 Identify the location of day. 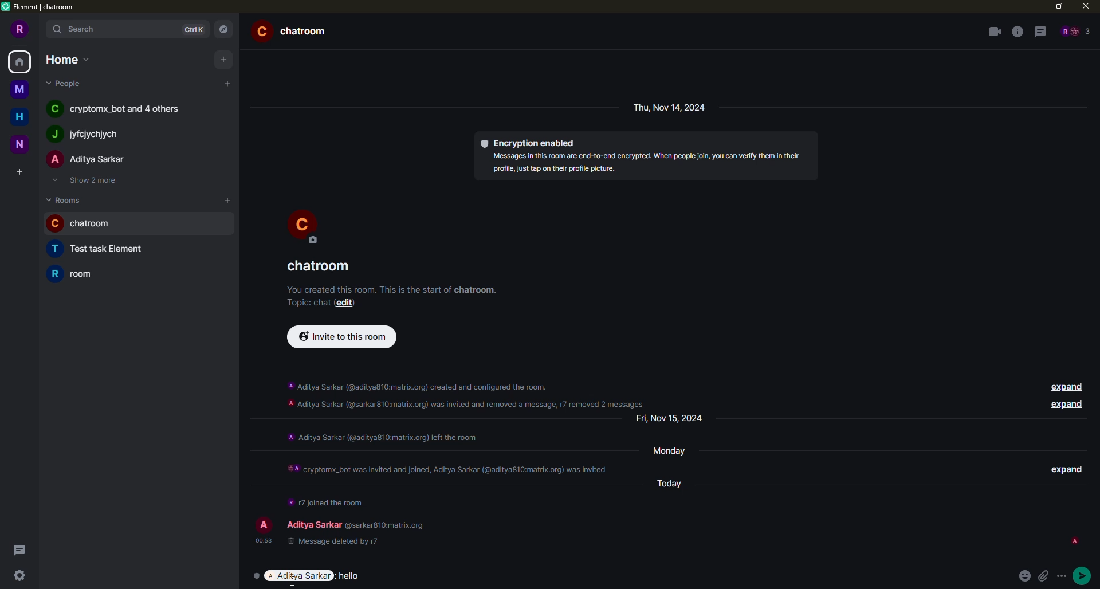
(674, 418).